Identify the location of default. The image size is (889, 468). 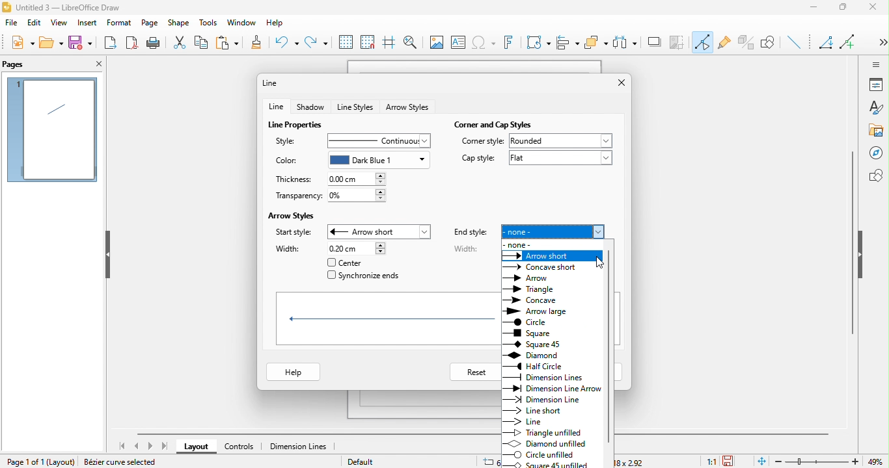
(376, 462).